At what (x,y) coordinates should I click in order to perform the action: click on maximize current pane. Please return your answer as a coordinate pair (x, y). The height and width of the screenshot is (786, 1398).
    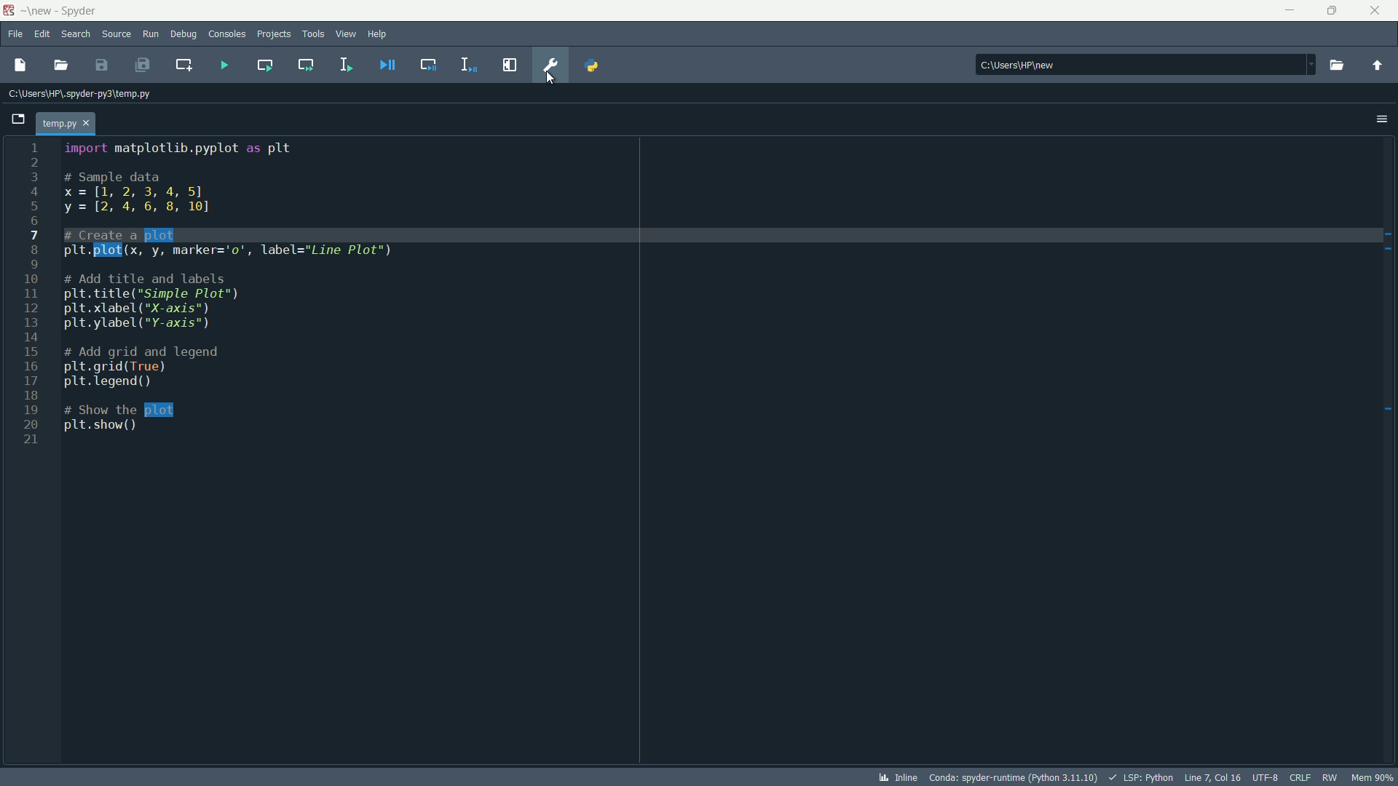
    Looking at the image, I should click on (512, 65).